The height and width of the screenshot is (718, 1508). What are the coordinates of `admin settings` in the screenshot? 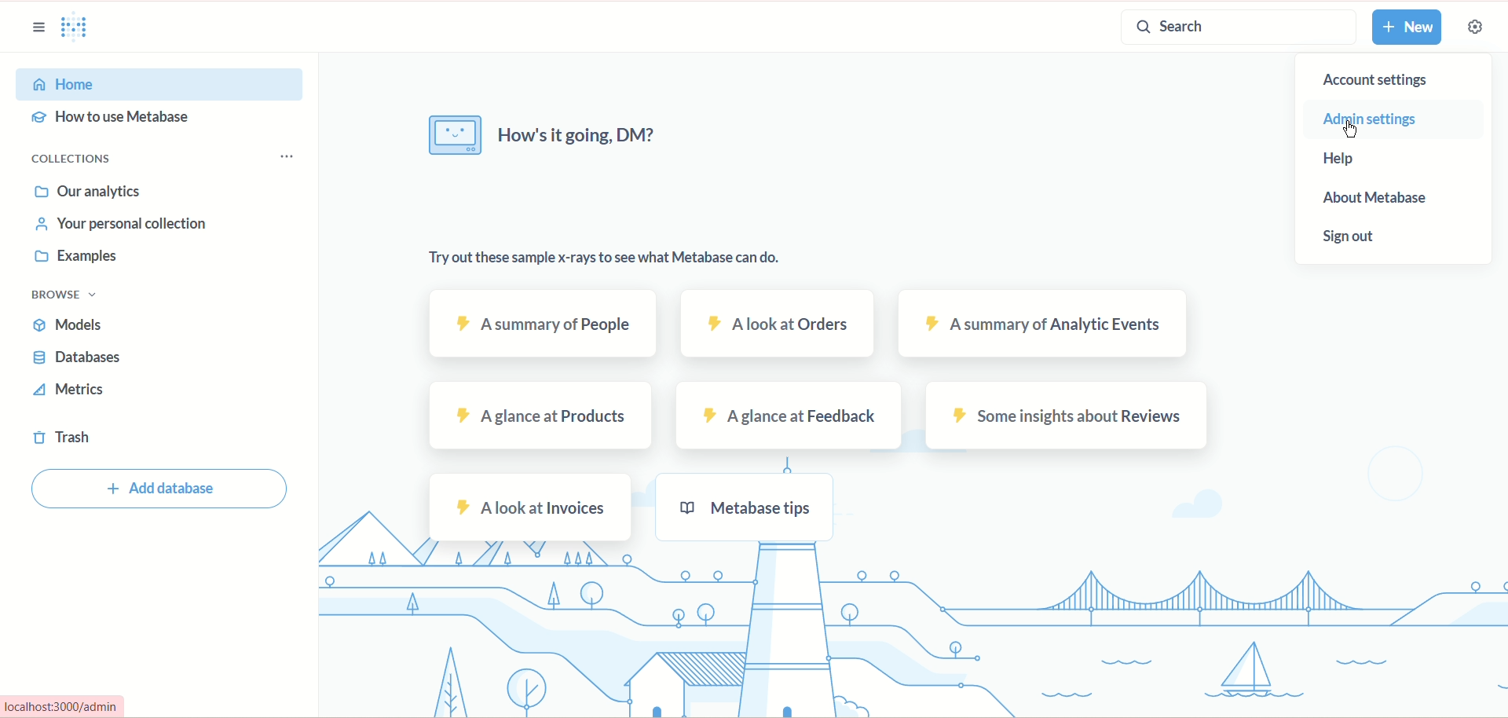 It's located at (1372, 118).